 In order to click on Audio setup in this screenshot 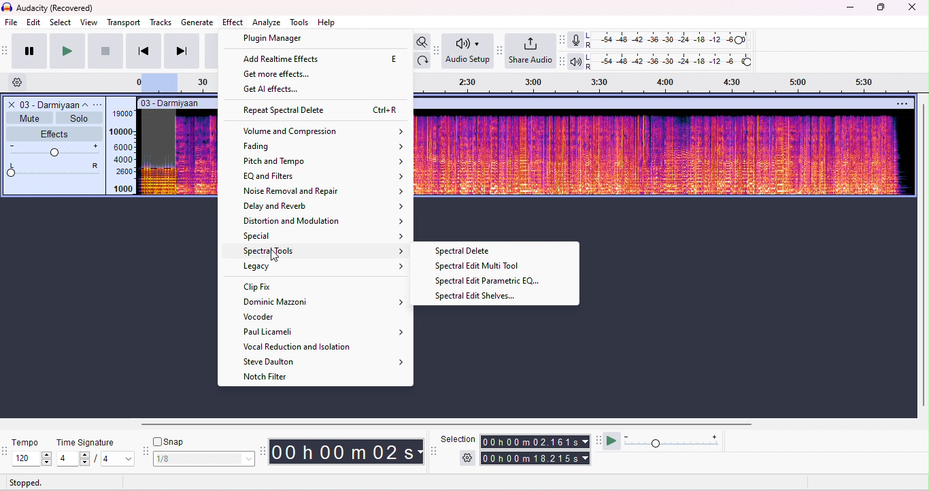, I will do `click(467, 51)`.